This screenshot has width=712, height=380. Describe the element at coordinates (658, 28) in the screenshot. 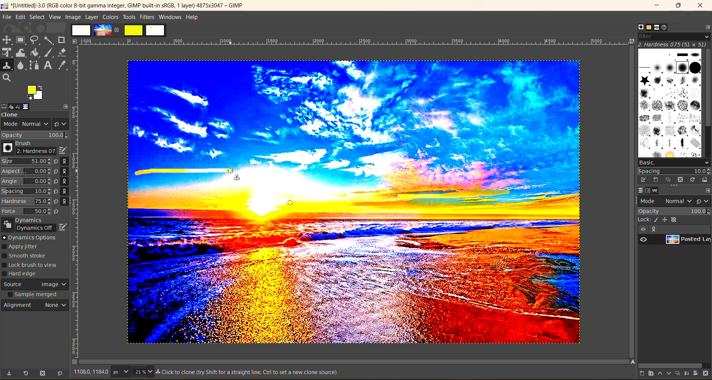

I see `fonts` at that location.